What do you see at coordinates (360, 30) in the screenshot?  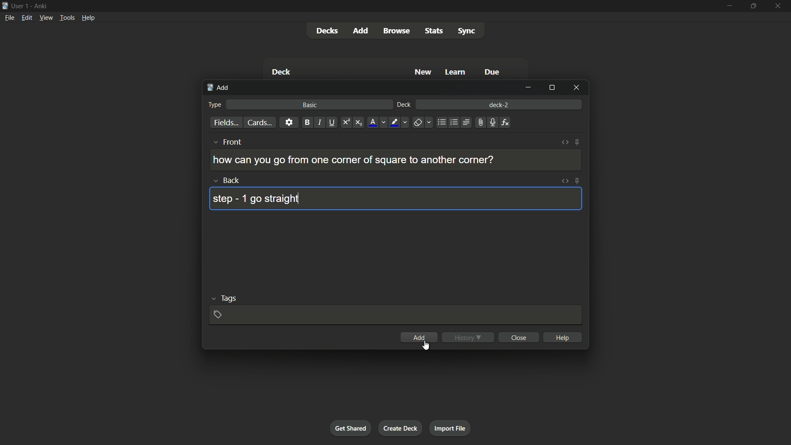 I see `add` at bounding box center [360, 30].